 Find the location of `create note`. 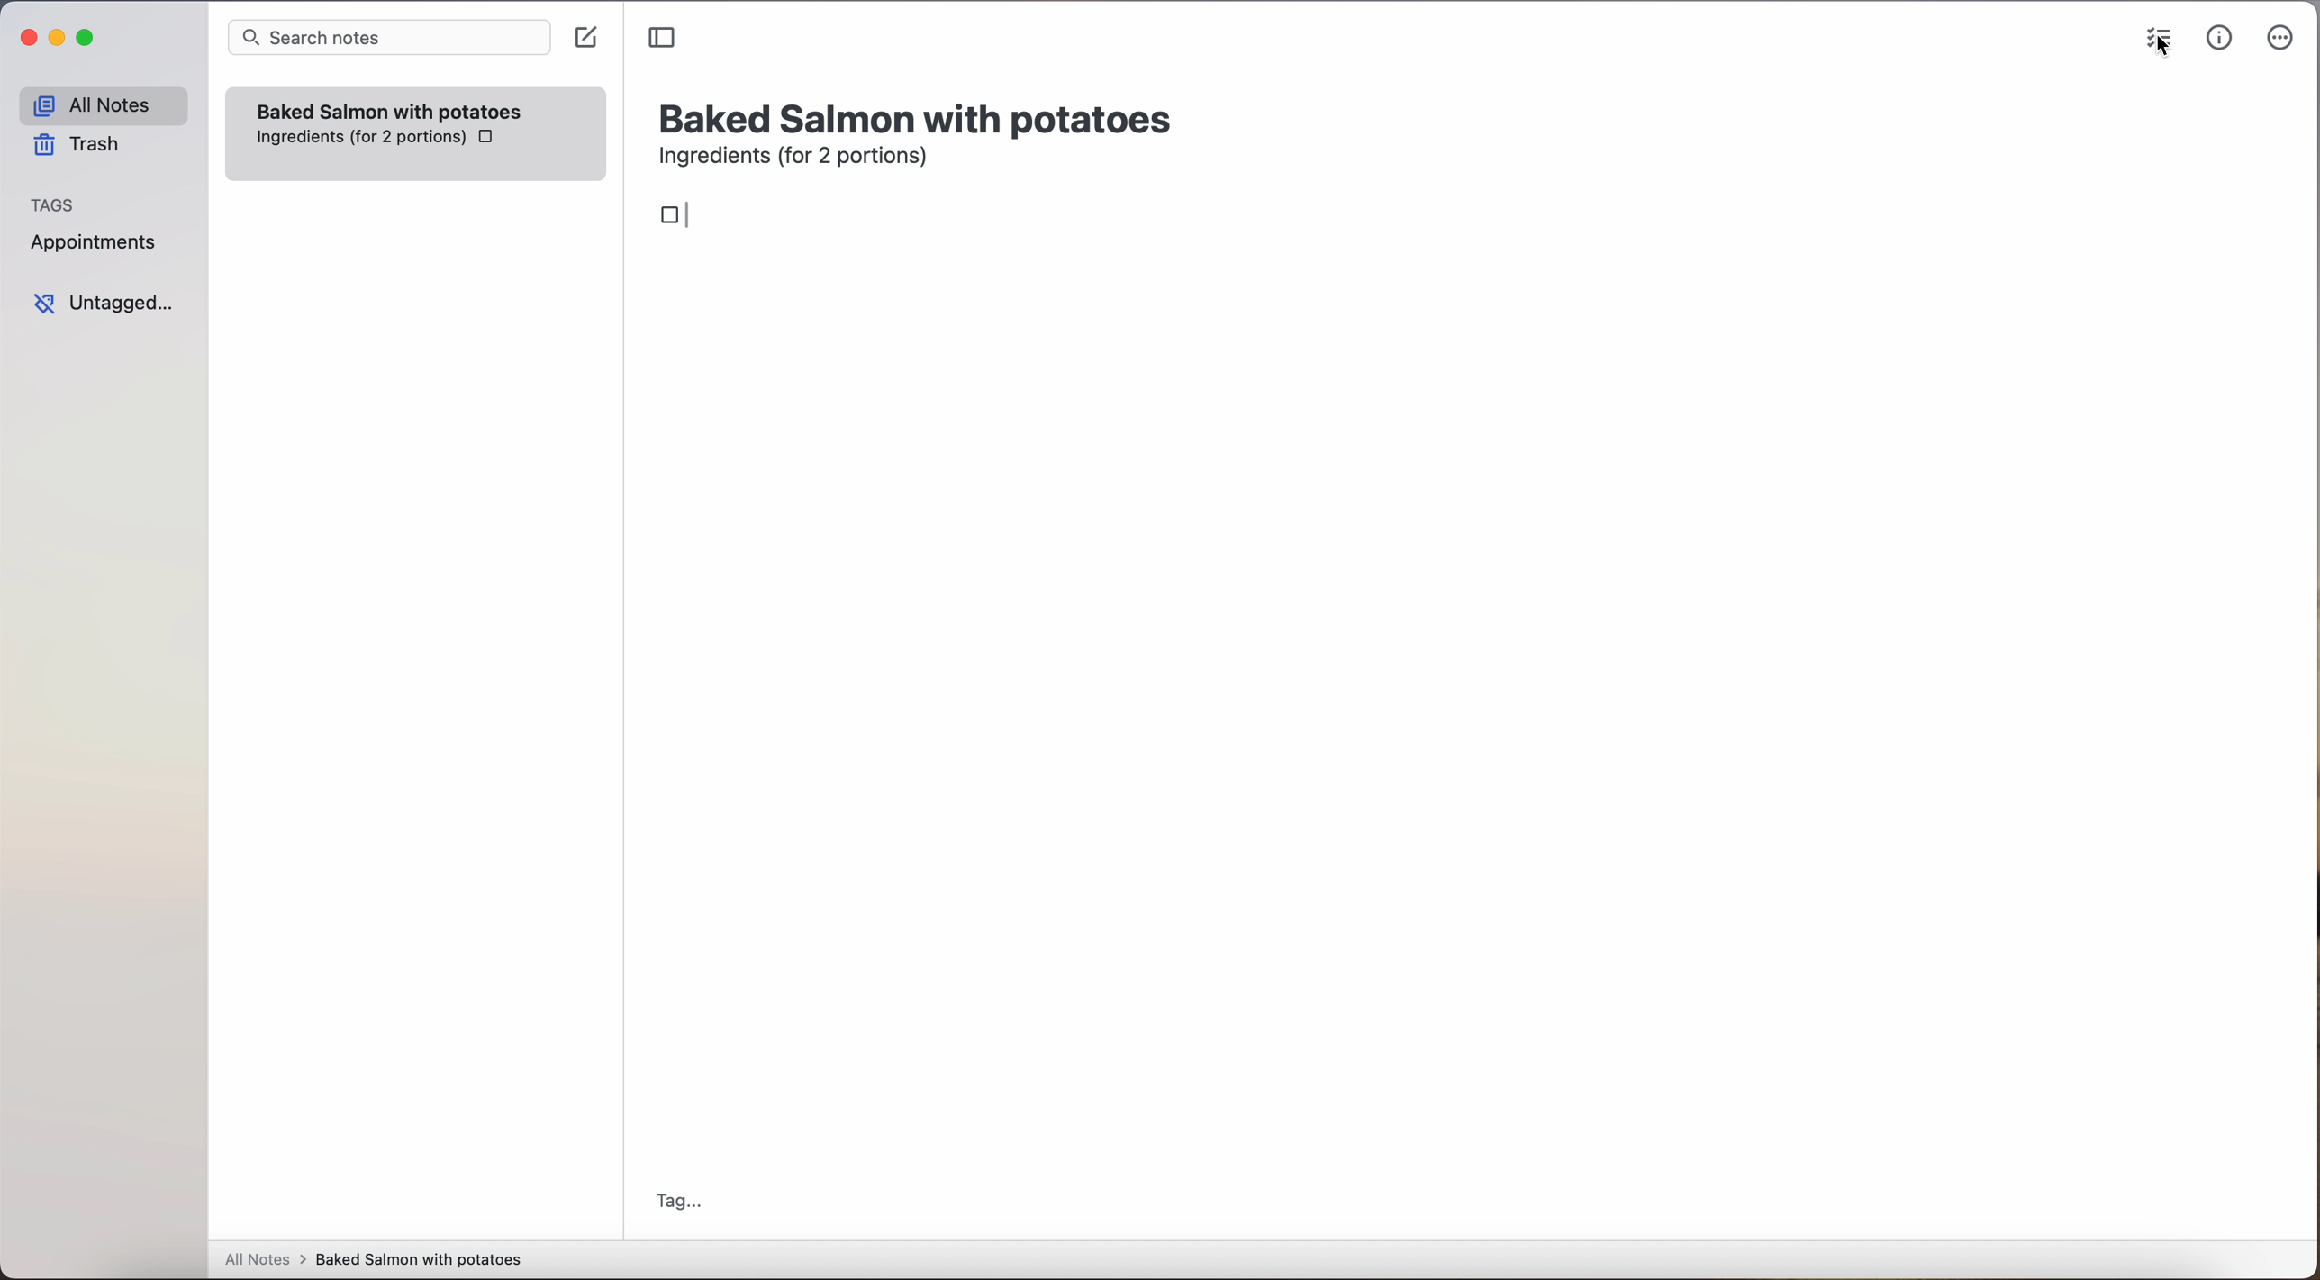

create note is located at coordinates (585, 38).